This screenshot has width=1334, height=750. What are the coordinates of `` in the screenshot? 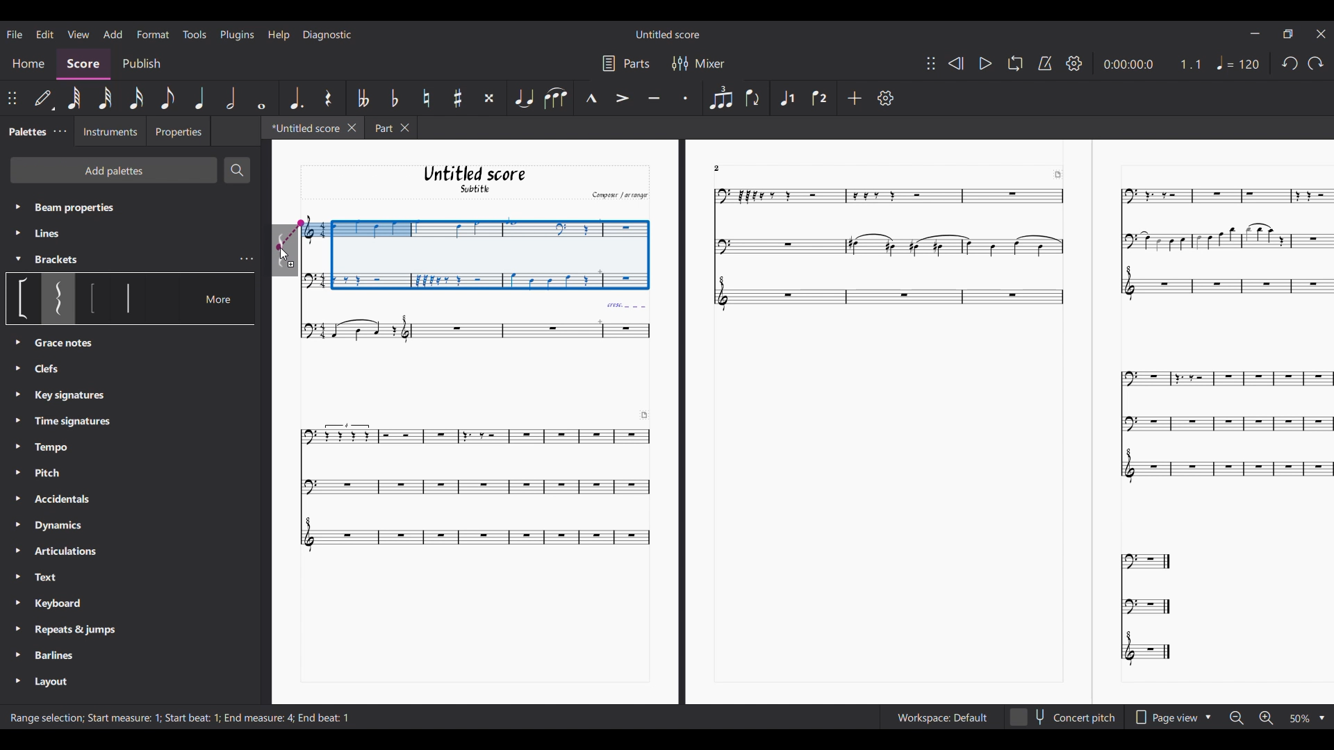 It's located at (477, 536).